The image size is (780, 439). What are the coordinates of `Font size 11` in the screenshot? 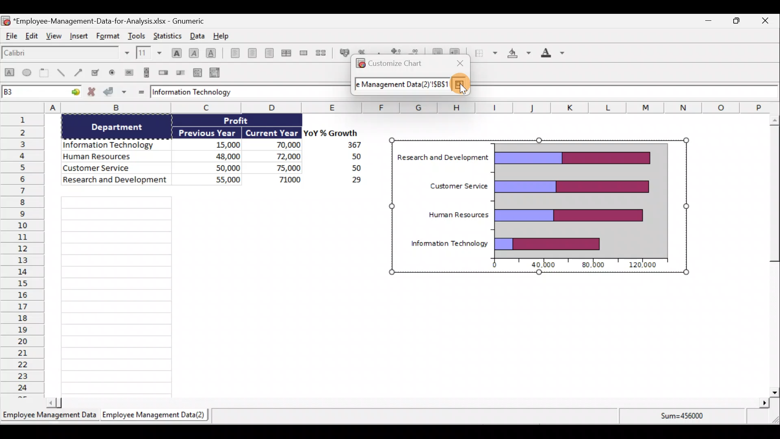 It's located at (148, 52).